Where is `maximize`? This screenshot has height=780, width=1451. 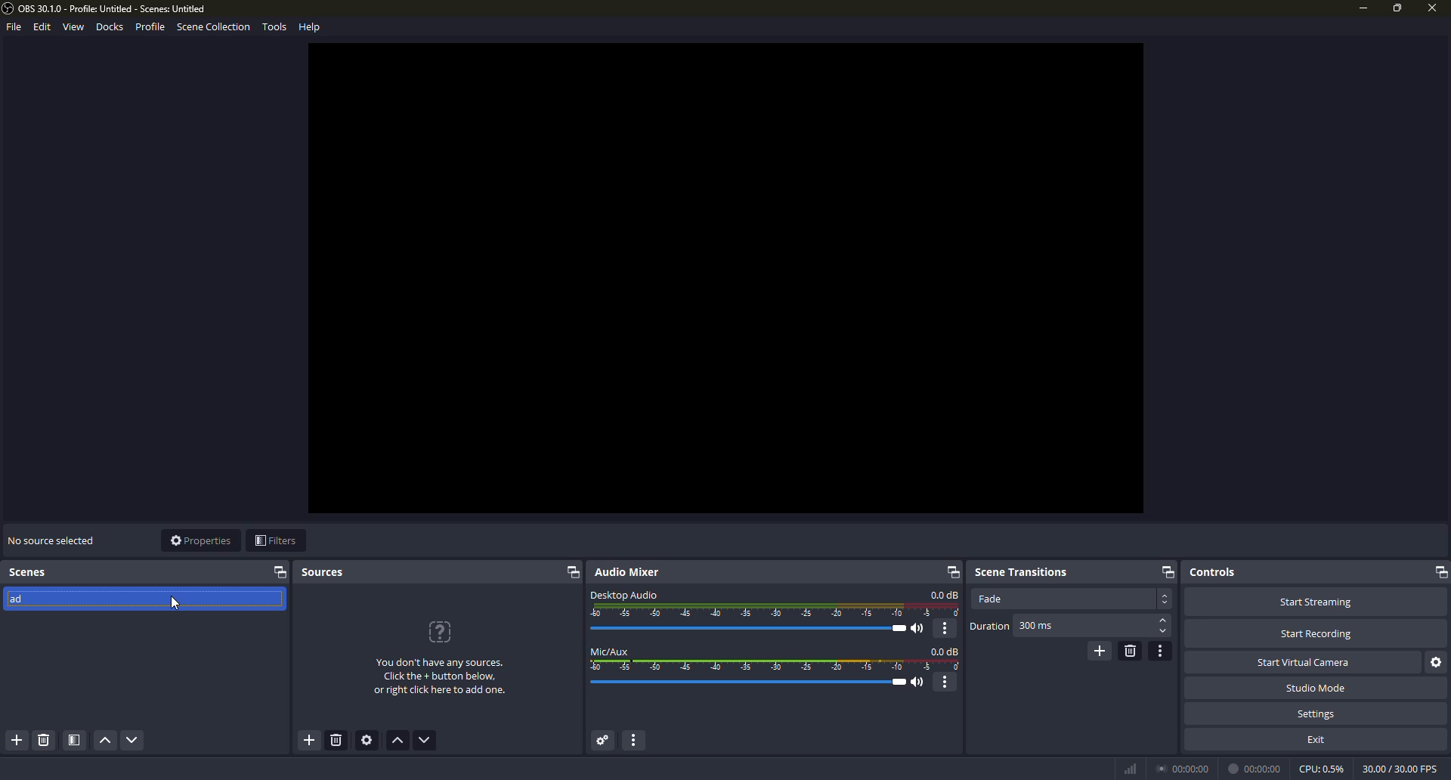
maximize is located at coordinates (1397, 8).